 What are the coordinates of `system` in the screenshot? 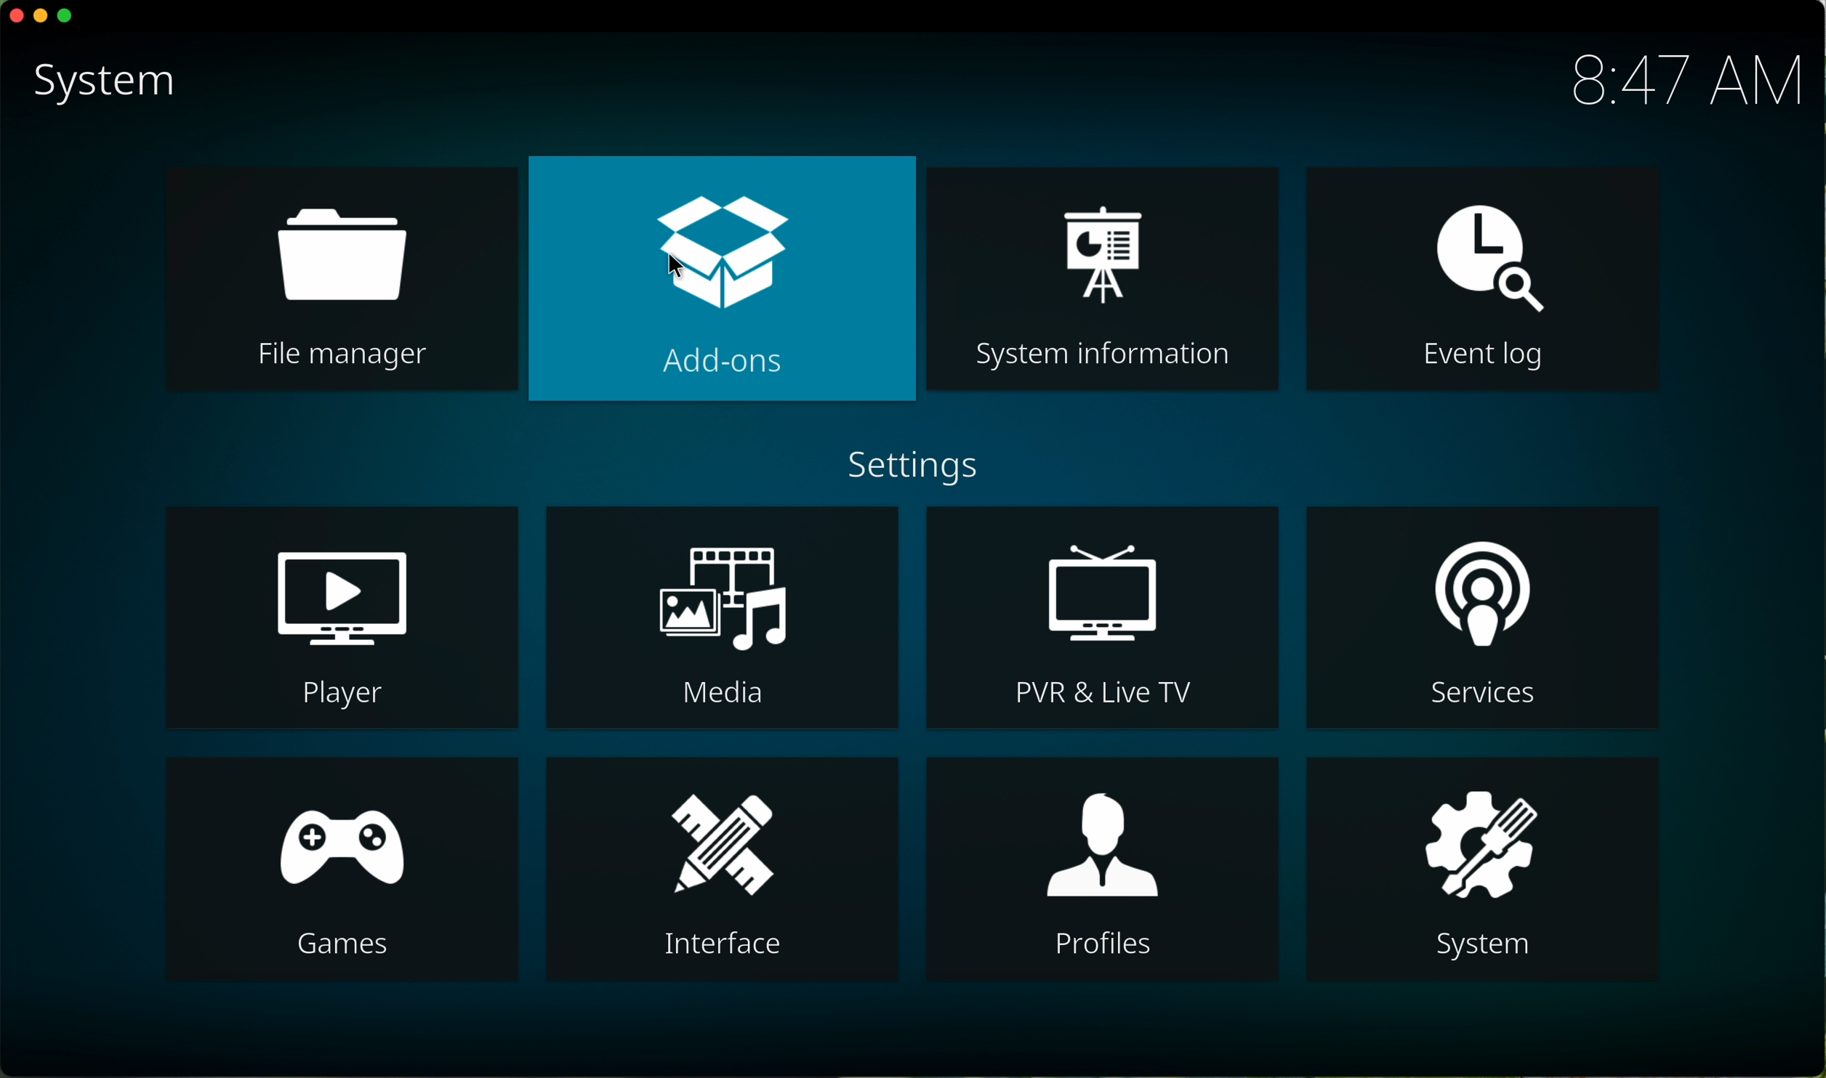 It's located at (102, 84).